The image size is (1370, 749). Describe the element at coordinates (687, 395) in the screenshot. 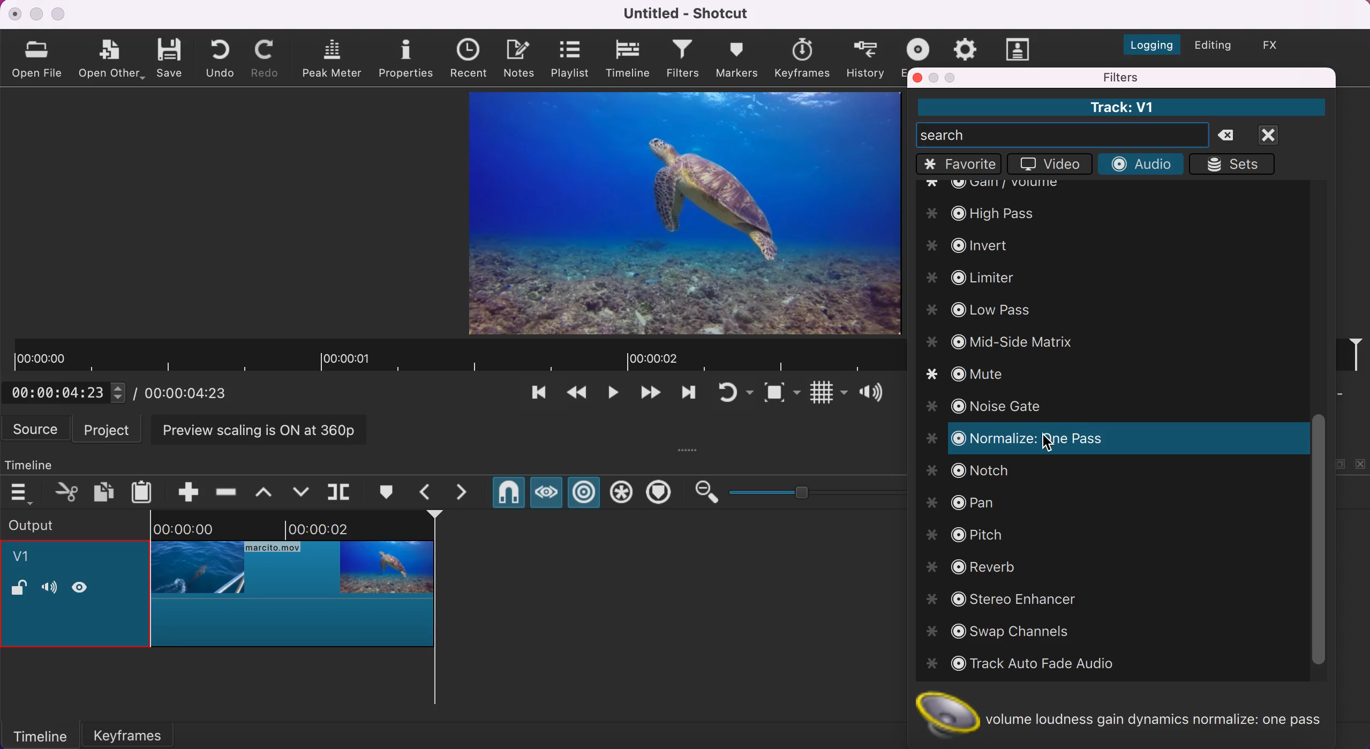

I see `play quickly forwards` at that location.